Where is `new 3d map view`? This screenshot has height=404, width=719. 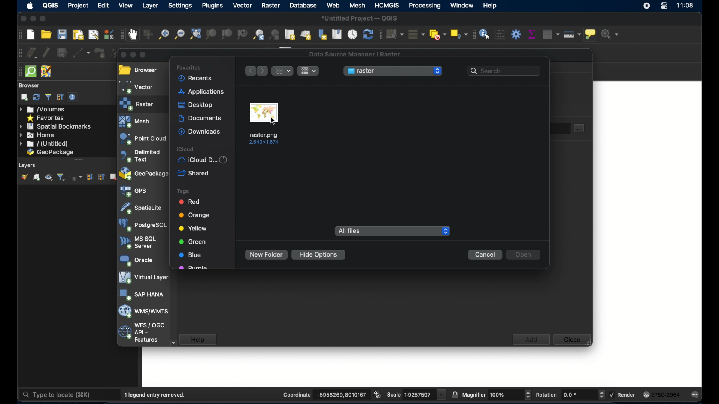
new 3d map view is located at coordinates (306, 36).